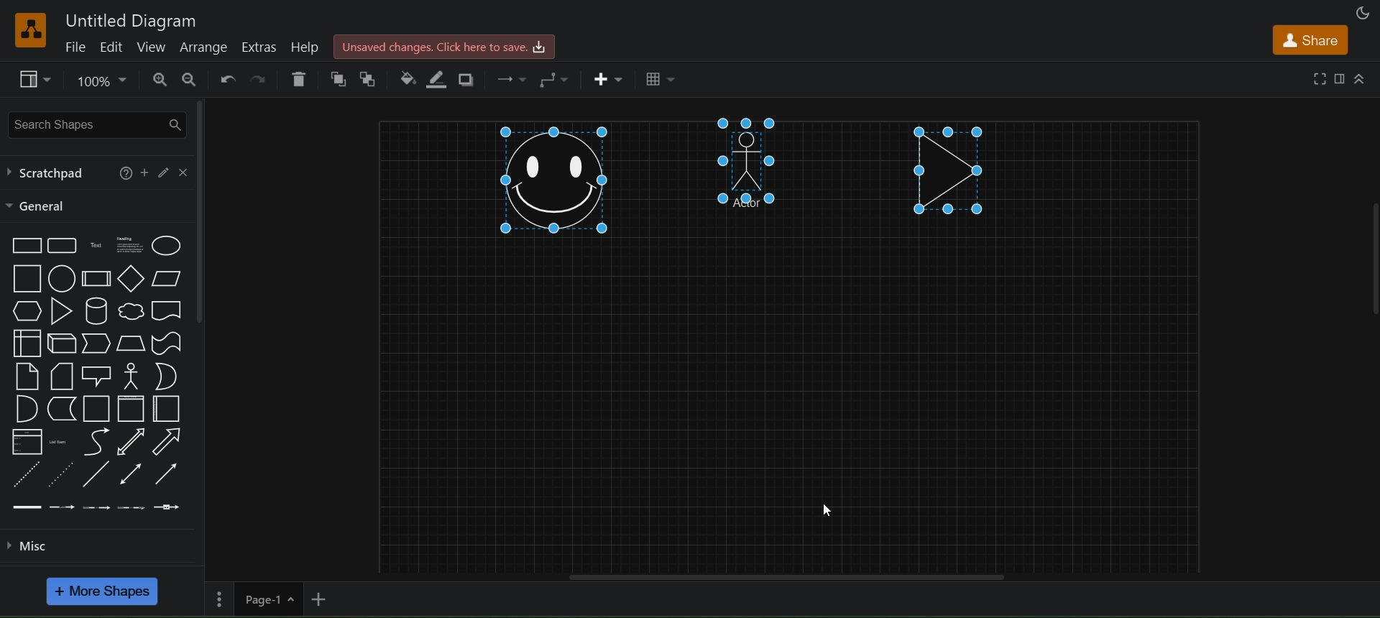 This screenshot has height=618, width=1380. What do you see at coordinates (166, 409) in the screenshot?
I see `horizontal container` at bounding box center [166, 409].